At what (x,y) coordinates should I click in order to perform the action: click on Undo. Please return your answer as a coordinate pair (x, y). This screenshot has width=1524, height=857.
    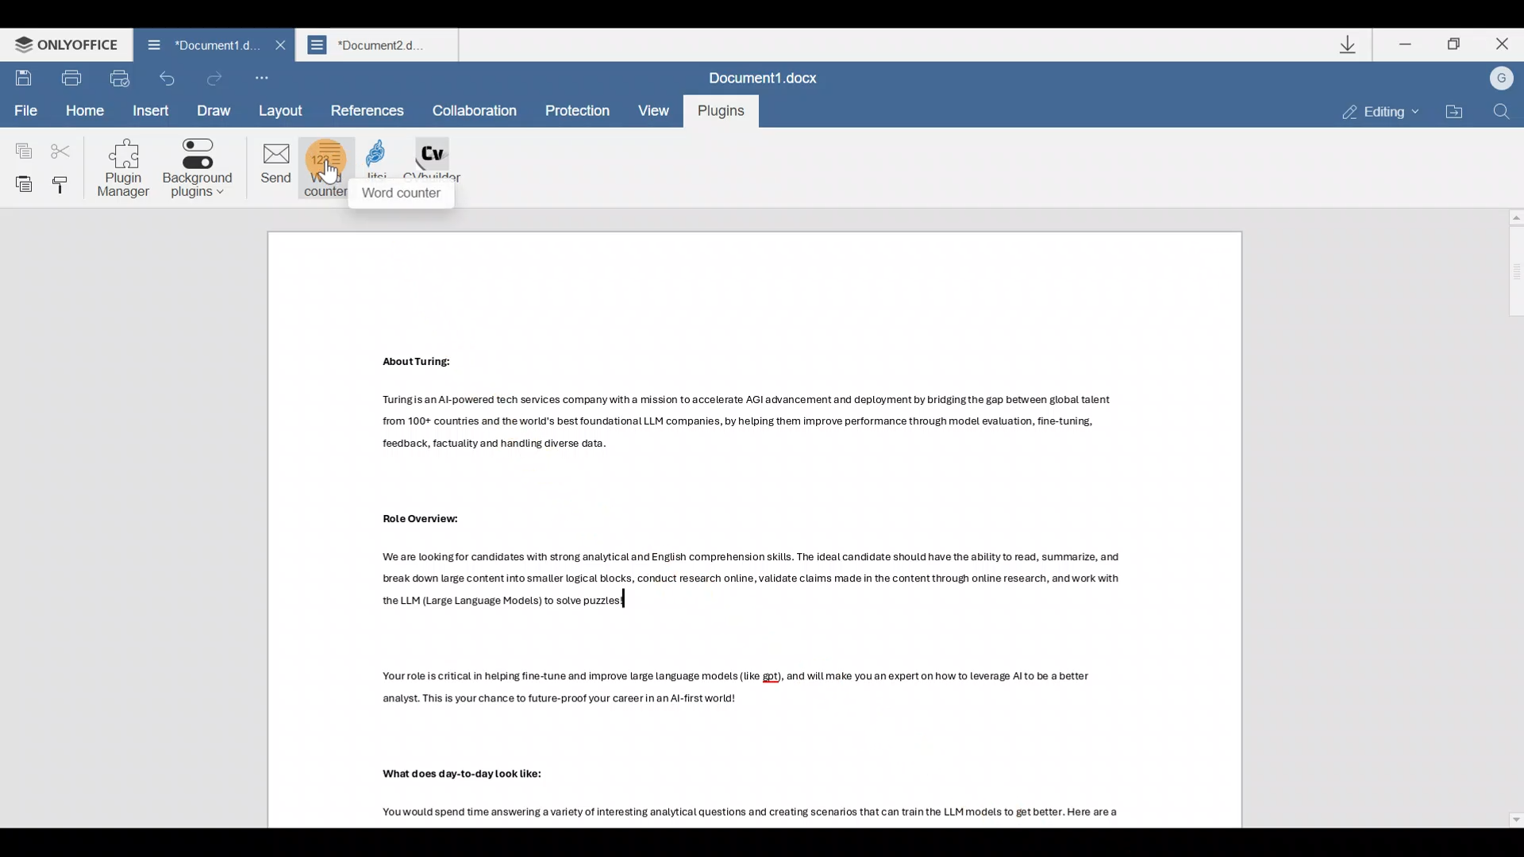
    Looking at the image, I should click on (167, 79).